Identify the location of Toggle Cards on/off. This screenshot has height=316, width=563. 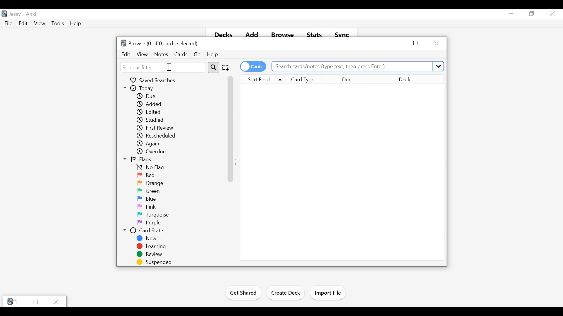
(253, 66).